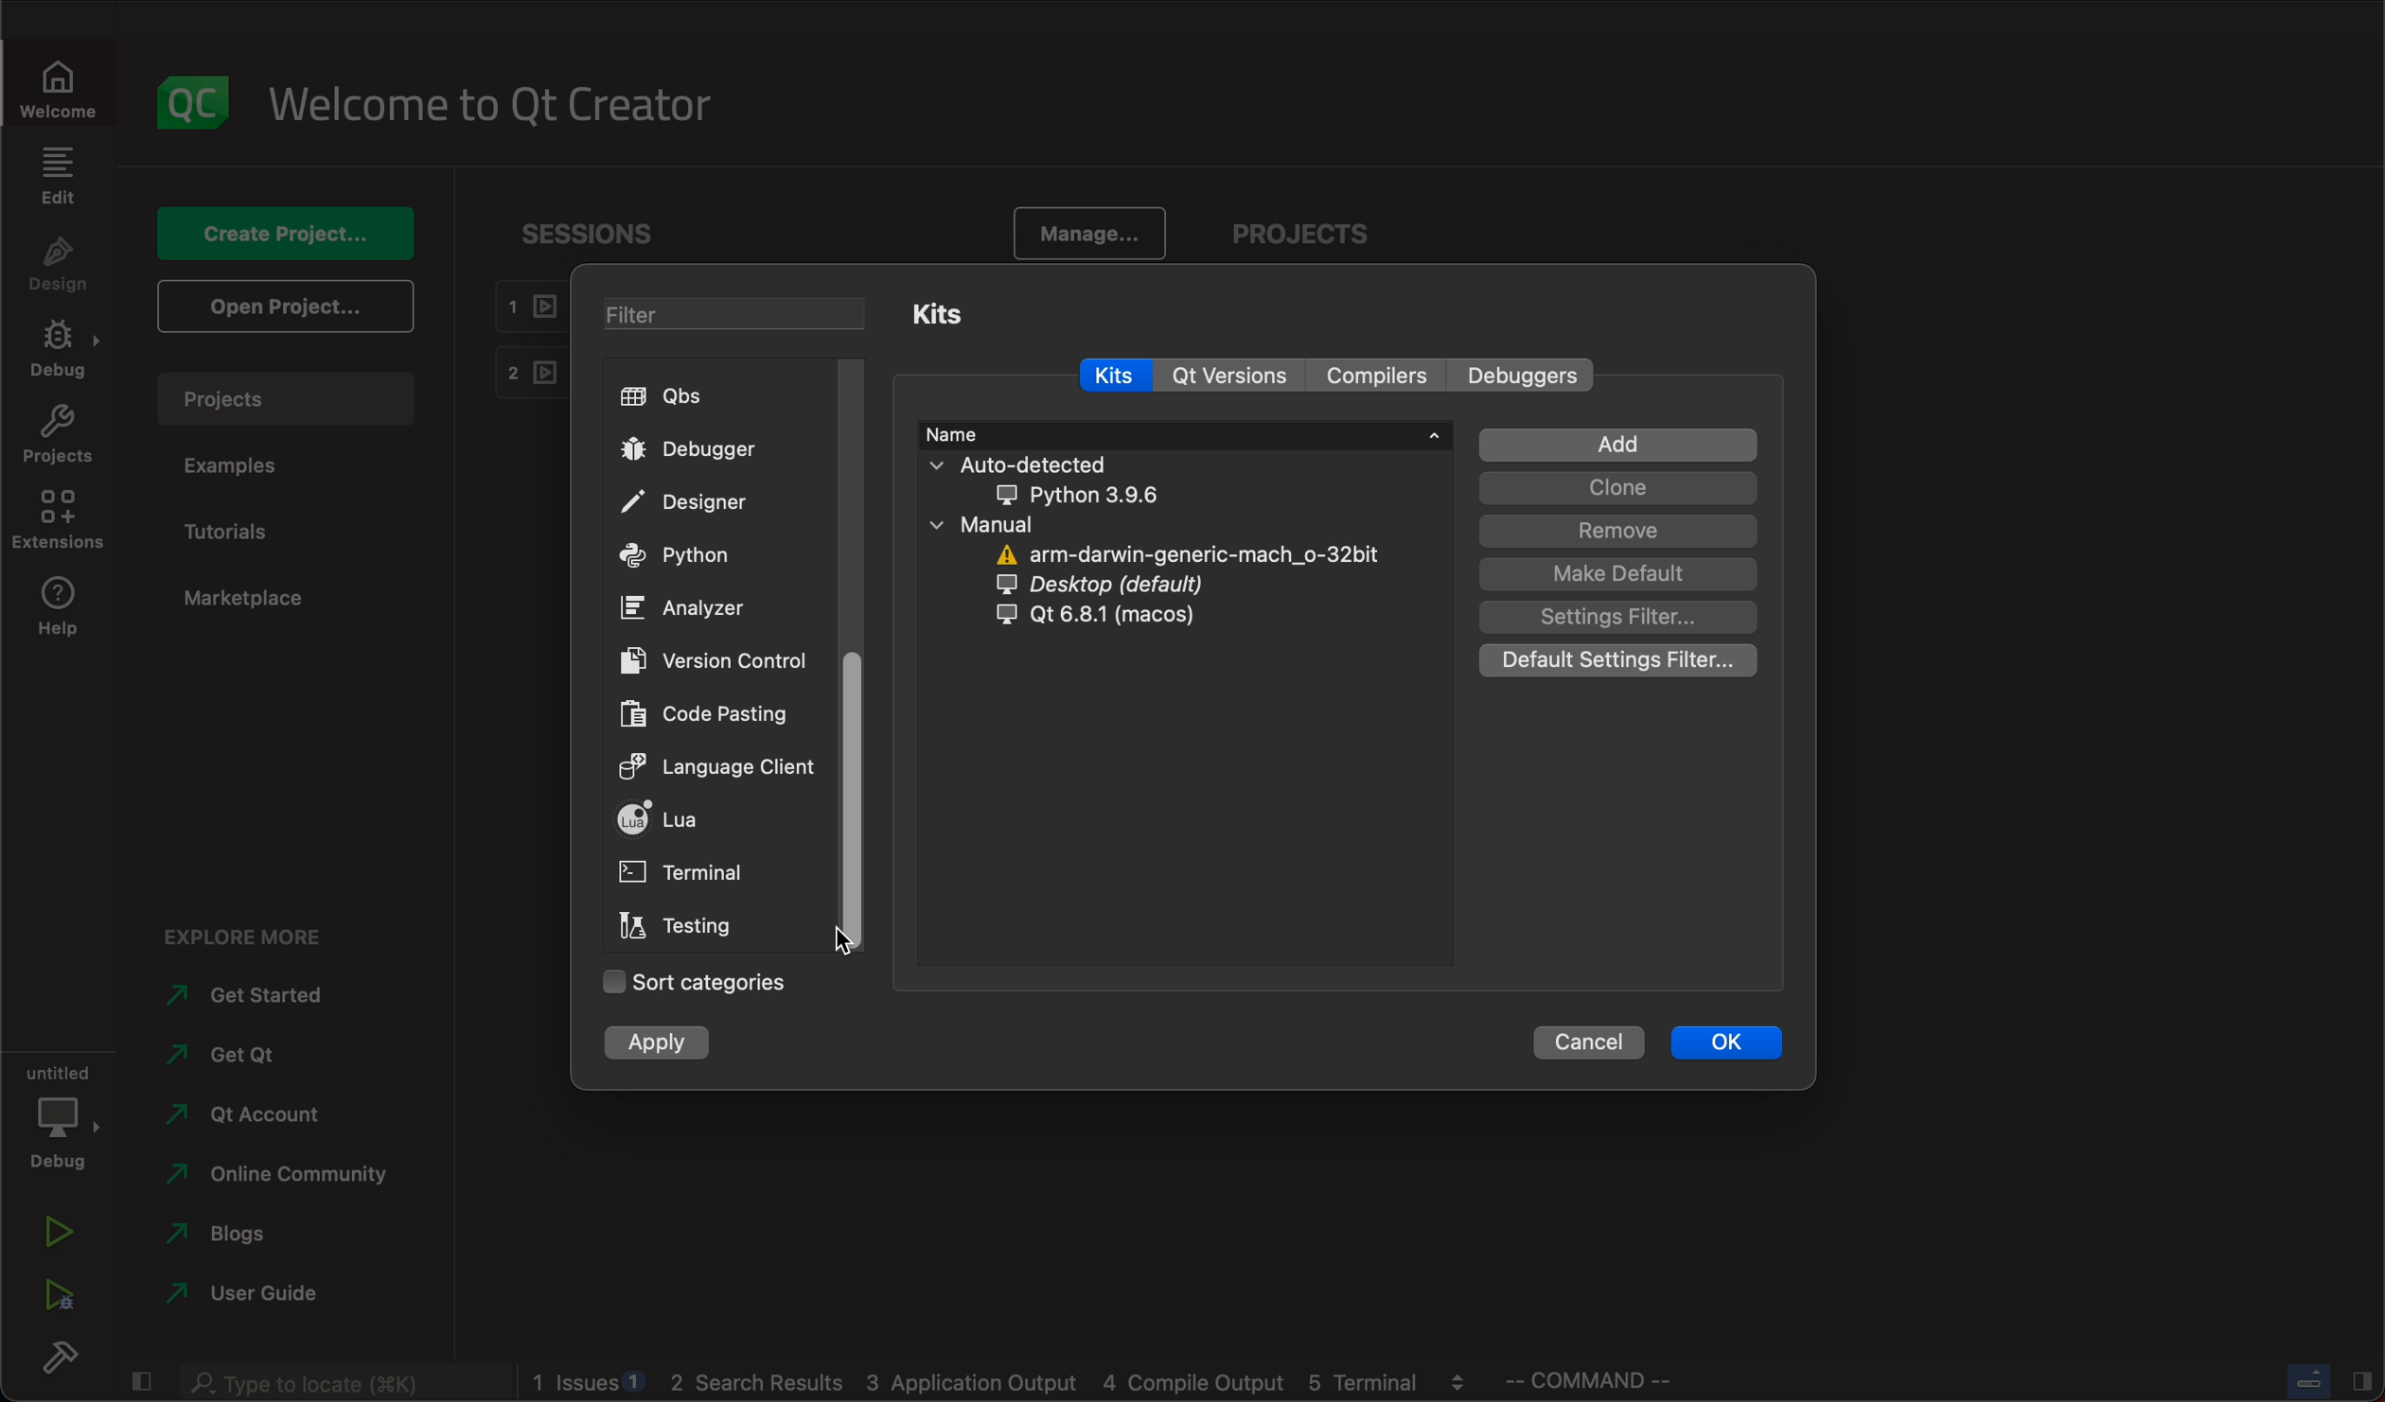  I want to click on testing, so click(679, 924).